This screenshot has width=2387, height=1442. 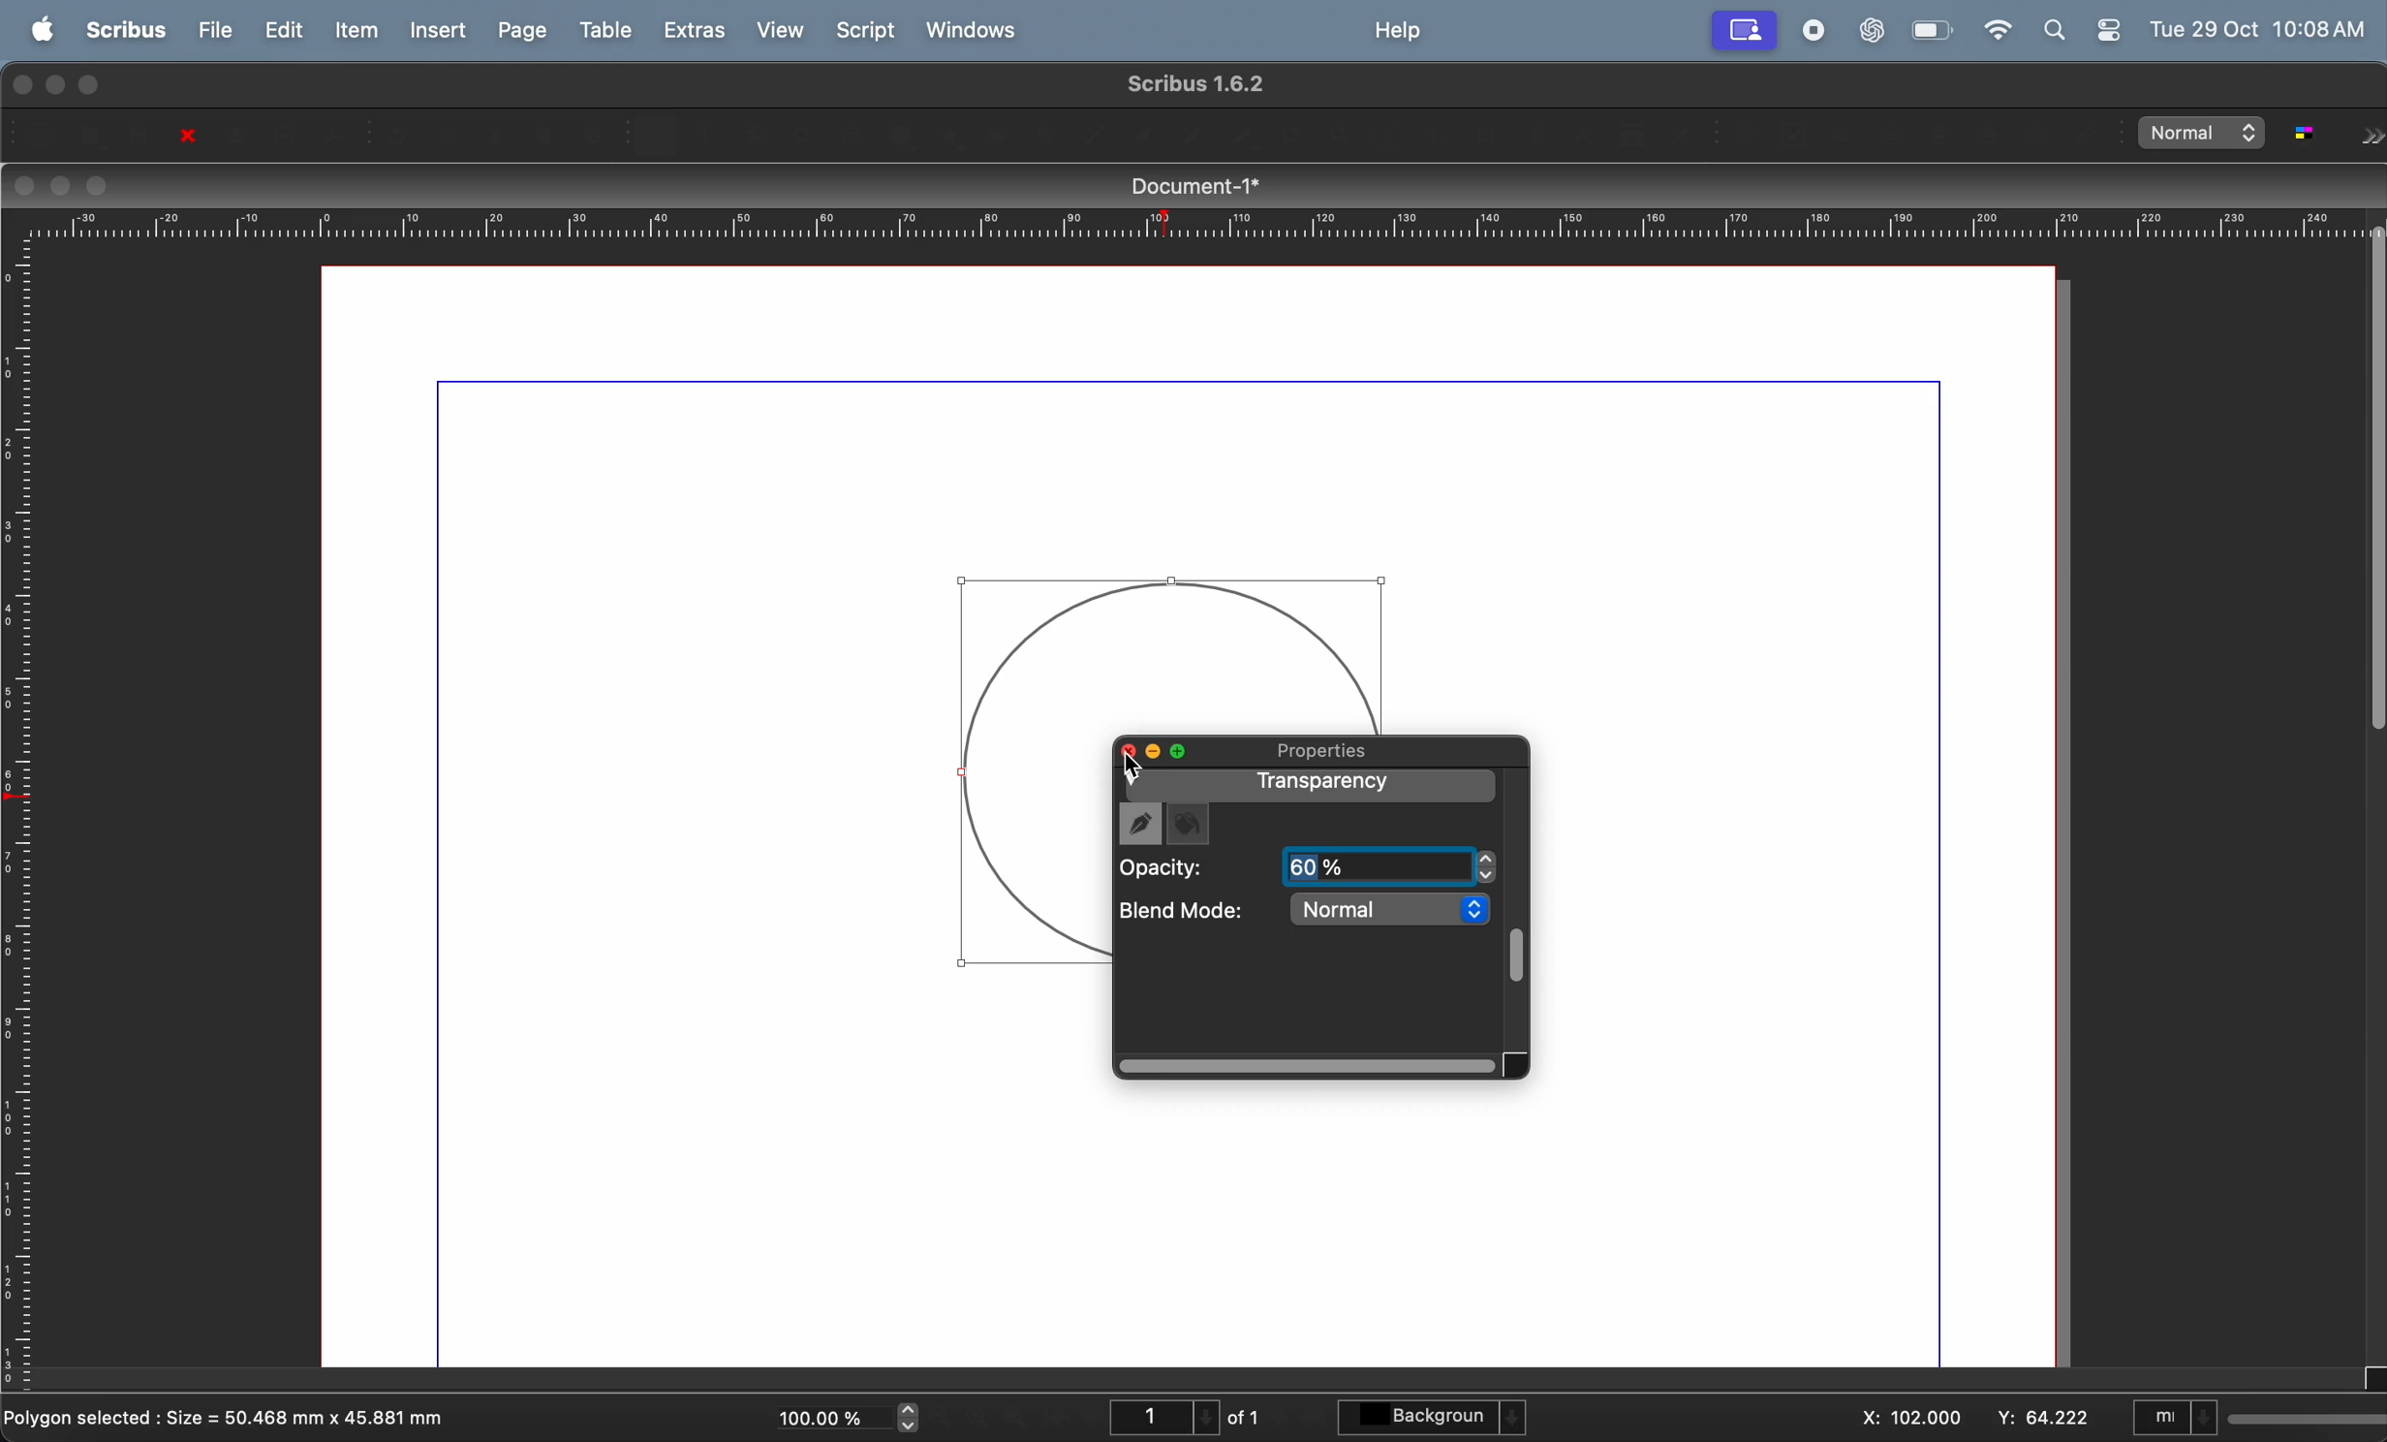 I want to click on horizontal scale, so click(x=1182, y=223).